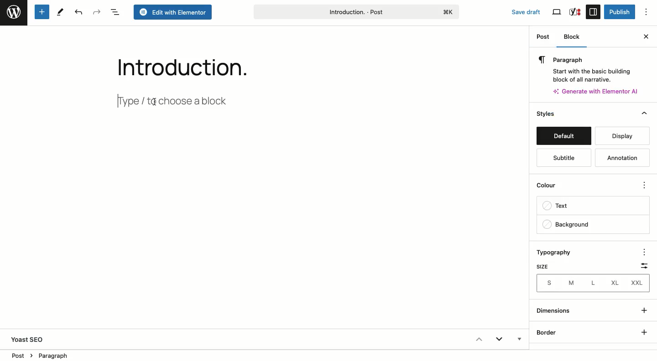 The width and height of the screenshot is (657, 361). Describe the element at coordinates (641, 264) in the screenshot. I see `Scale` at that location.